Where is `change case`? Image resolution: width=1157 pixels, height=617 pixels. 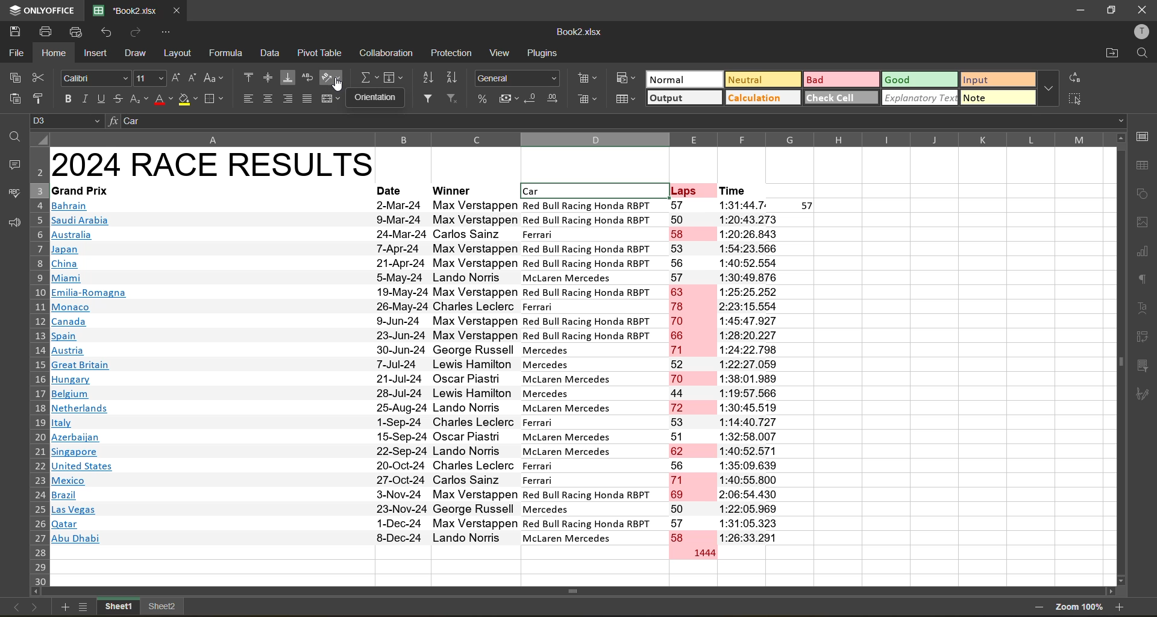 change case is located at coordinates (215, 78).